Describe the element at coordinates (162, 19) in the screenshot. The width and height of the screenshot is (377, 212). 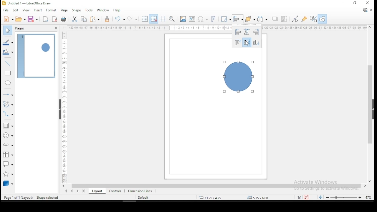
I see `helplines when moving` at that location.